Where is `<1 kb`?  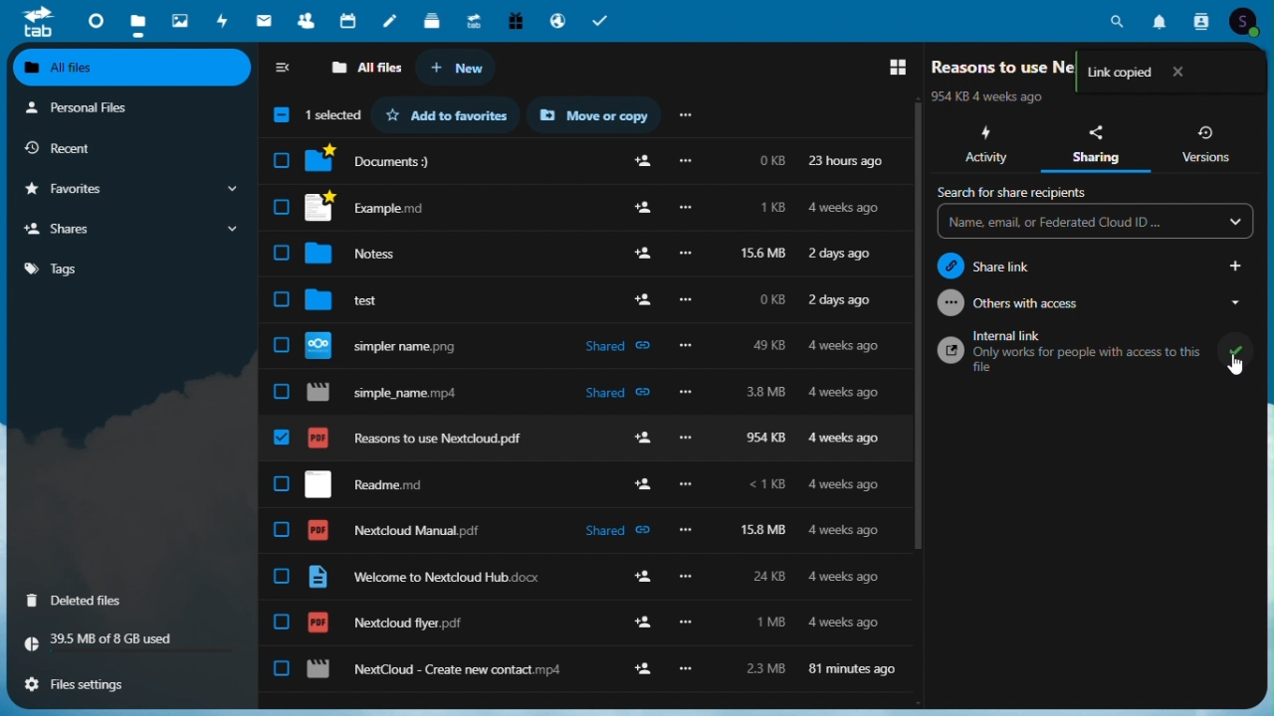 <1 kb is located at coordinates (768, 487).